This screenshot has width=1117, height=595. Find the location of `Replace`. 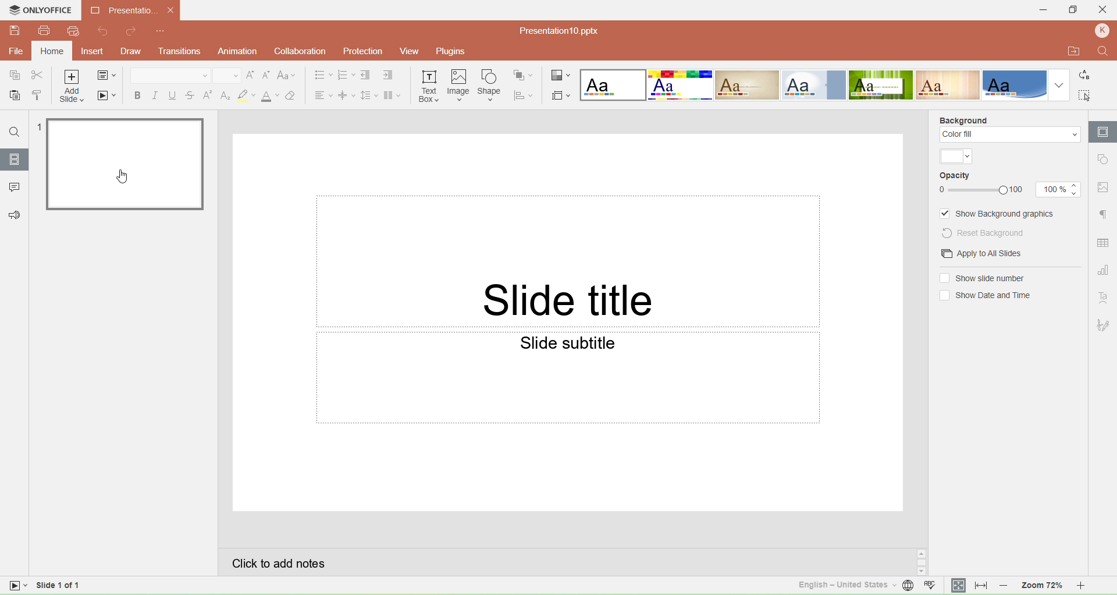

Replace is located at coordinates (1088, 76).